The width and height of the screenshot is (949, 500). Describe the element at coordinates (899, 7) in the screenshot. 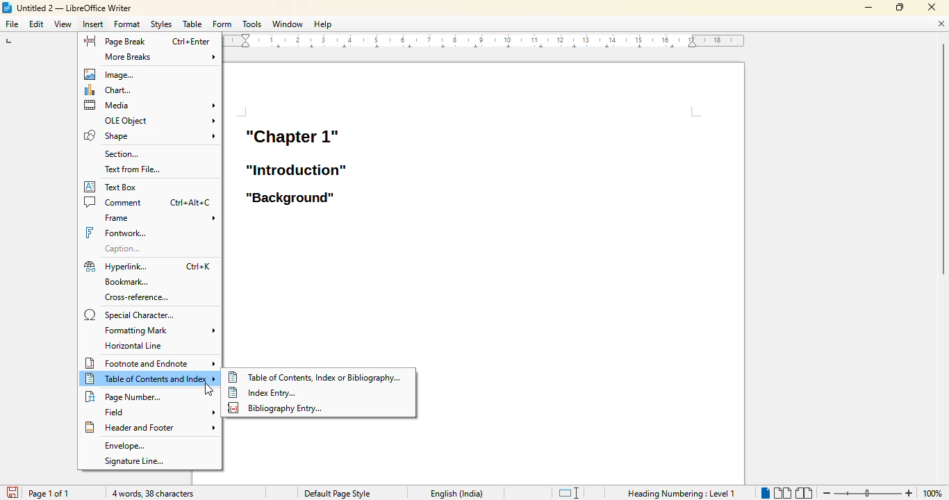

I see `maximize` at that location.